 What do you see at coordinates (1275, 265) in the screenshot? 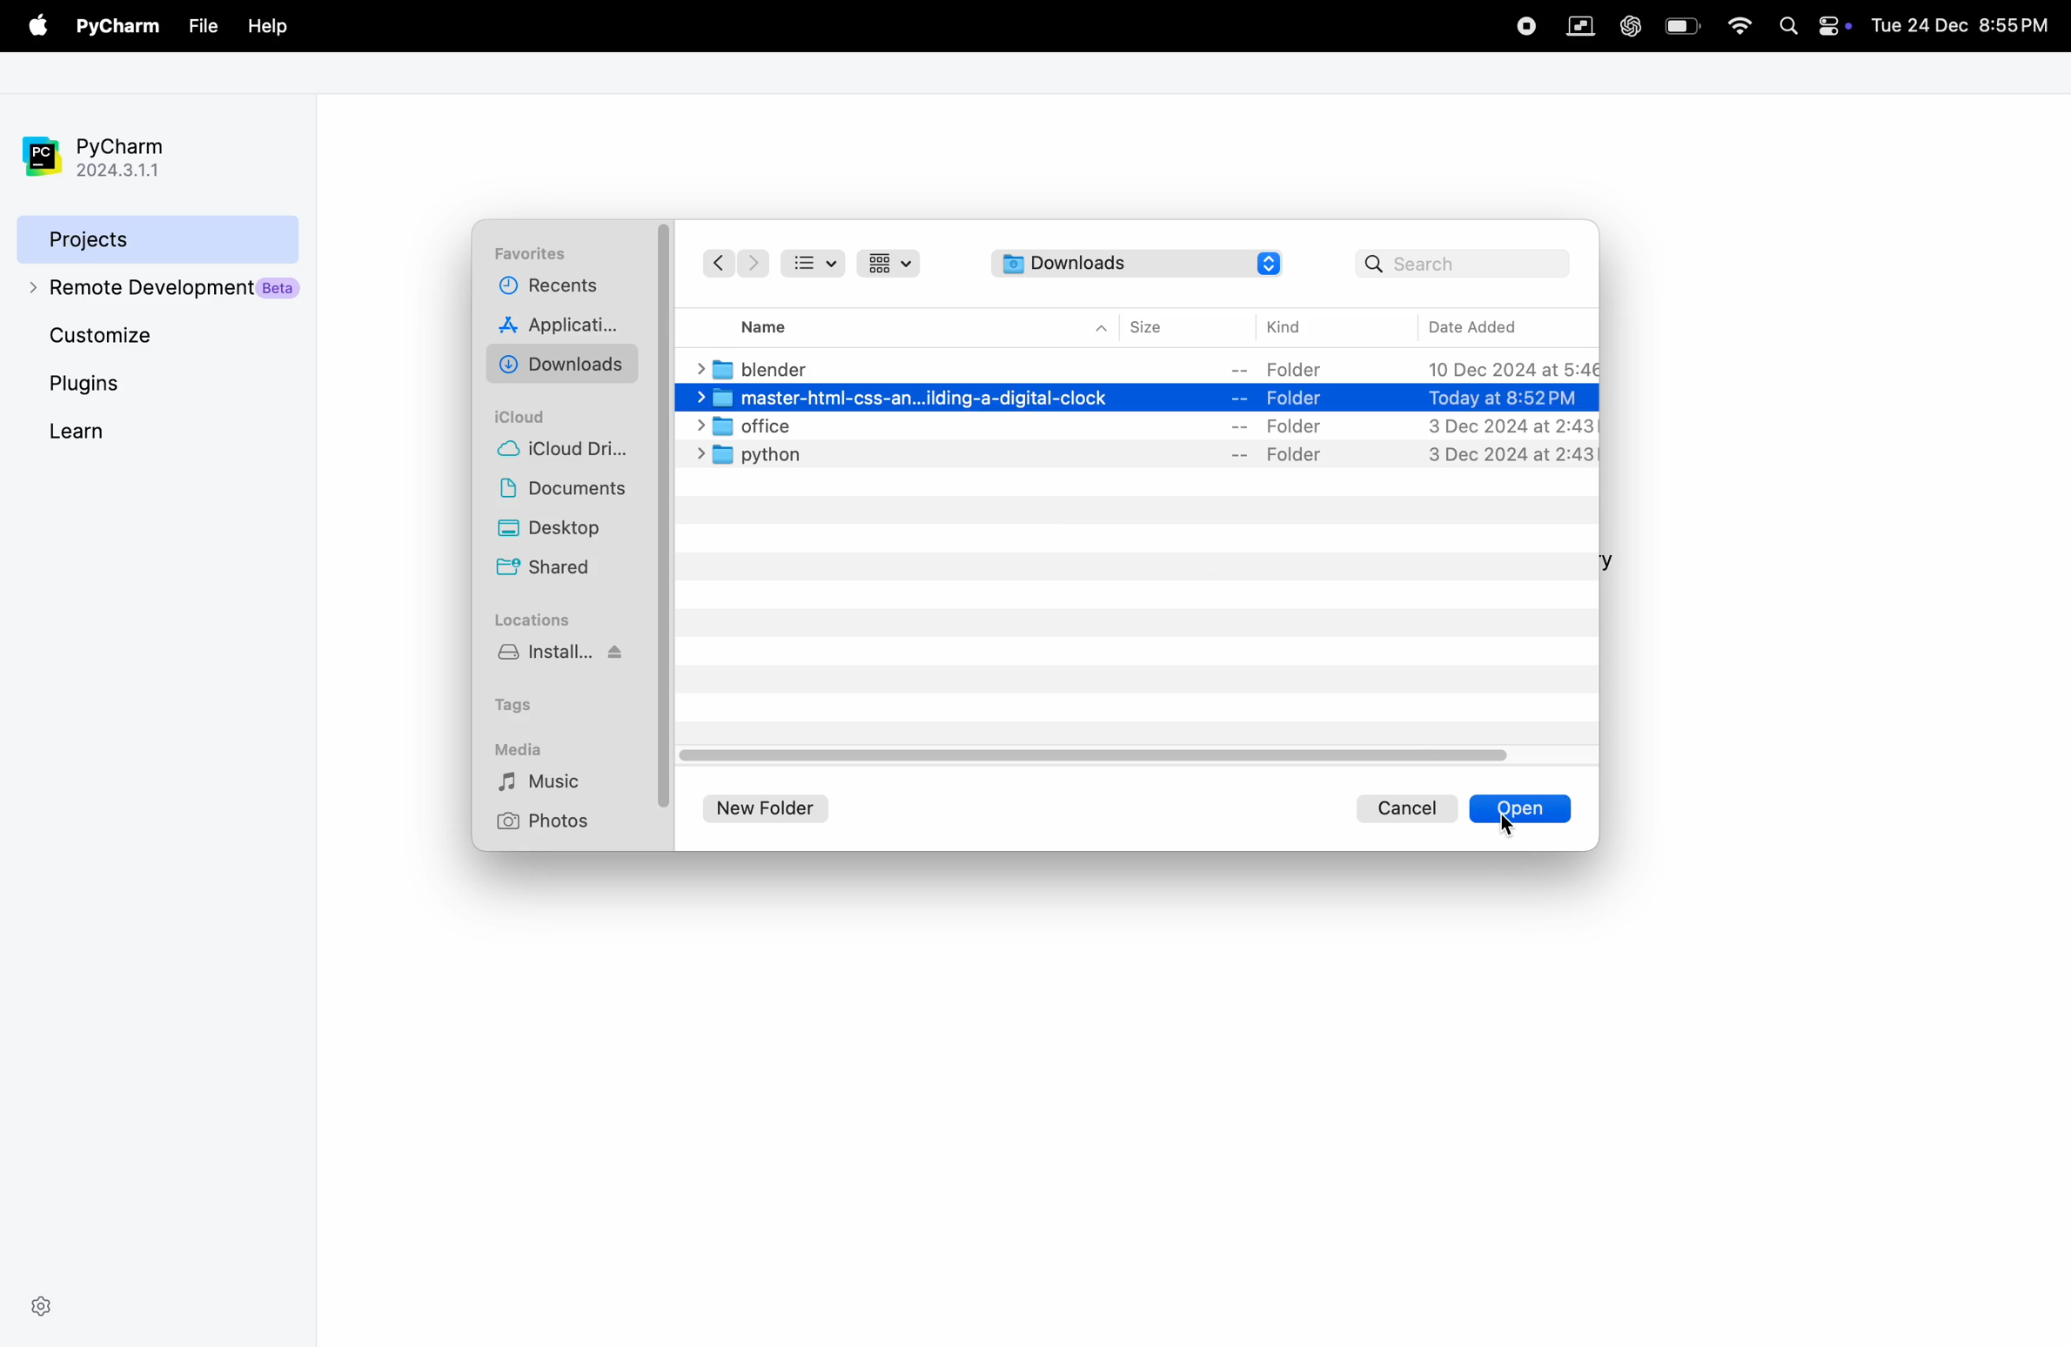
I see `logo` at bounding box center [1275, 265].